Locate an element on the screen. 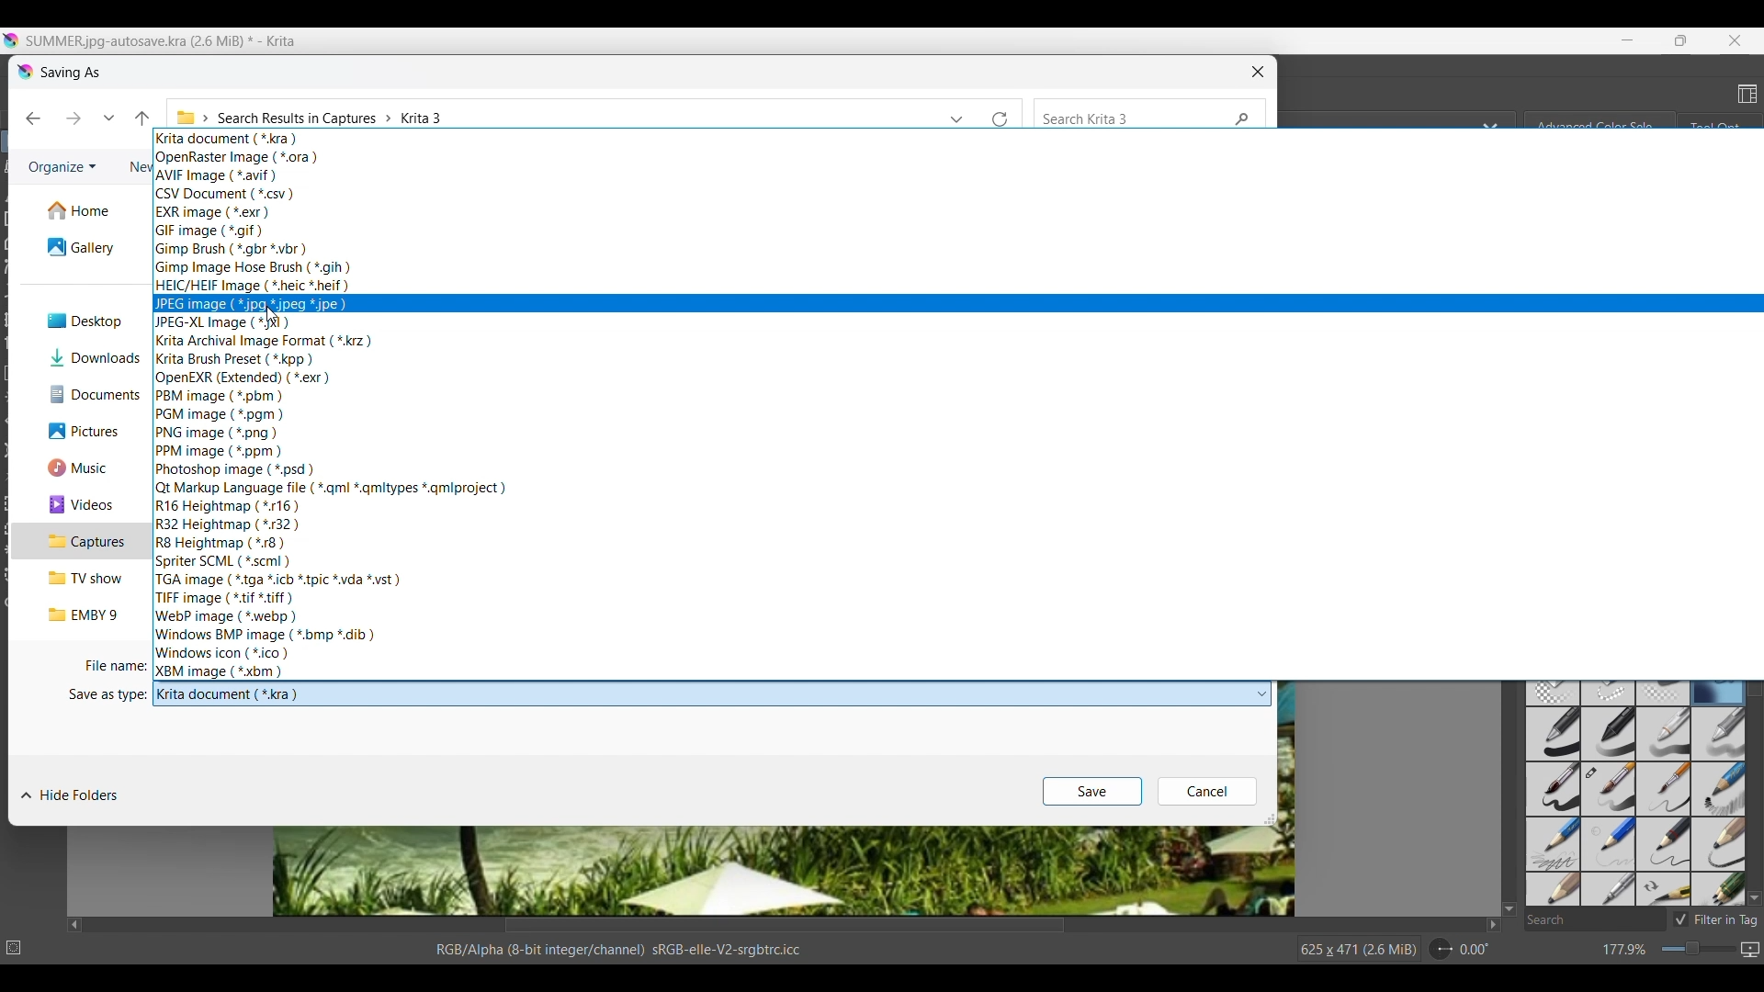 The width and height of the screenshot is (1764, 992). Quick search is located at coordinates (1150, 114).